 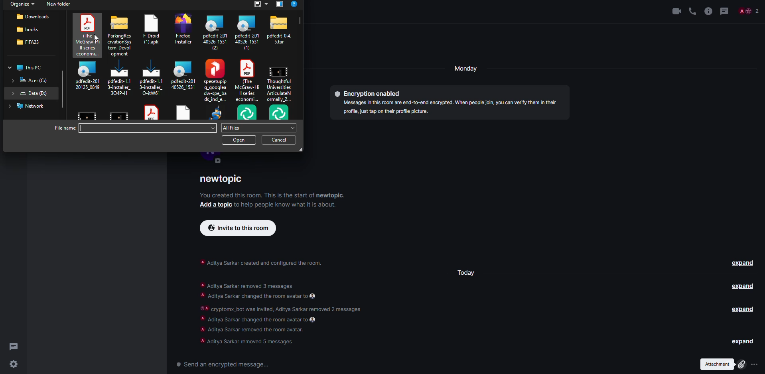 What do you see at coordinates (225, 179) in the screenshot?
I see `room` at bounding box center [225, 179].